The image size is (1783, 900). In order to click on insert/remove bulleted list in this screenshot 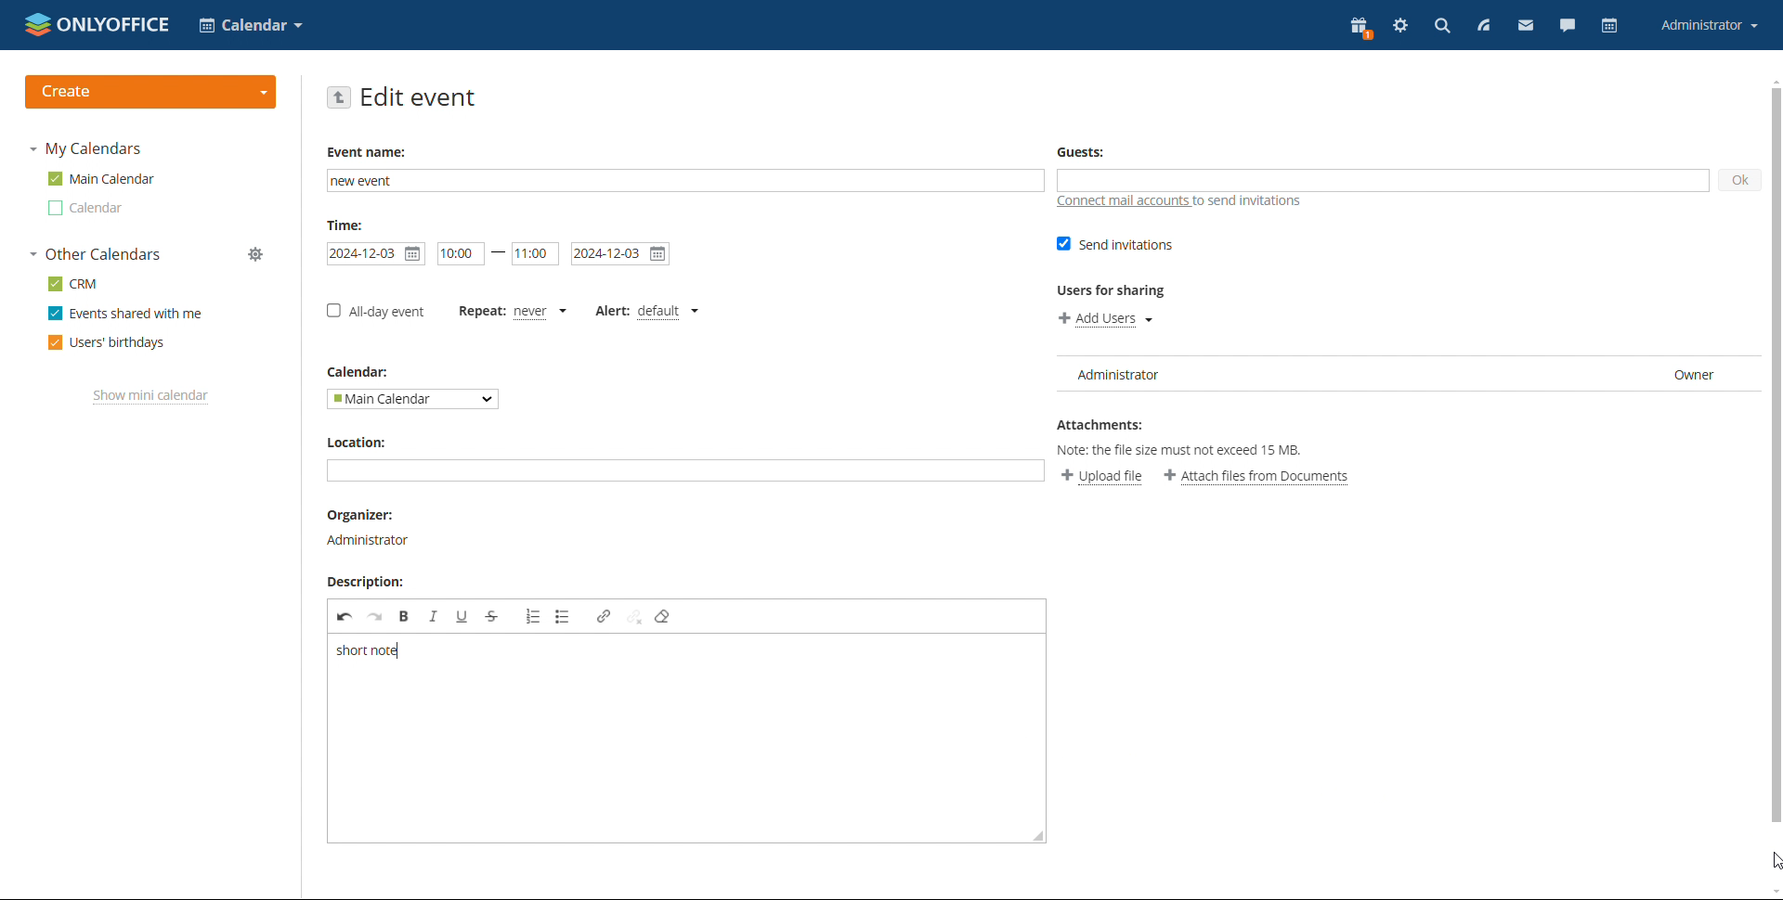, I will do `click(566, 616)`.